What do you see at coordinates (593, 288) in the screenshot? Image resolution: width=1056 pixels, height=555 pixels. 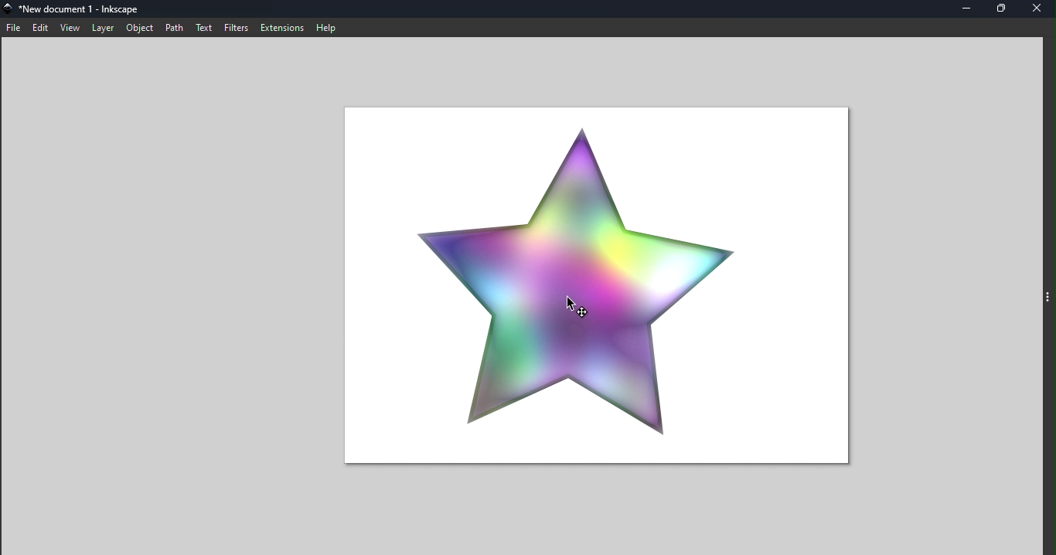 I see `Canvas` at bounding box center [593, 288].